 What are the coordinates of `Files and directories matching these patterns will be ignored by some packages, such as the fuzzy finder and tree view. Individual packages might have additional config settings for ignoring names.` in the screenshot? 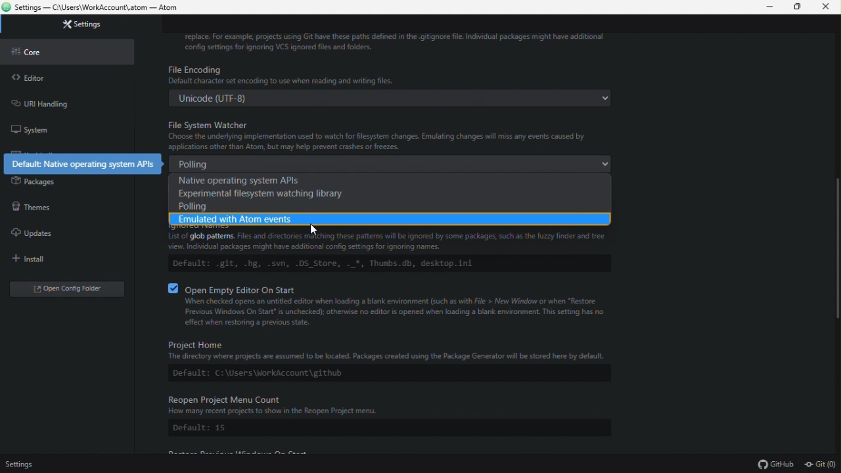 It's located at (390, 241).